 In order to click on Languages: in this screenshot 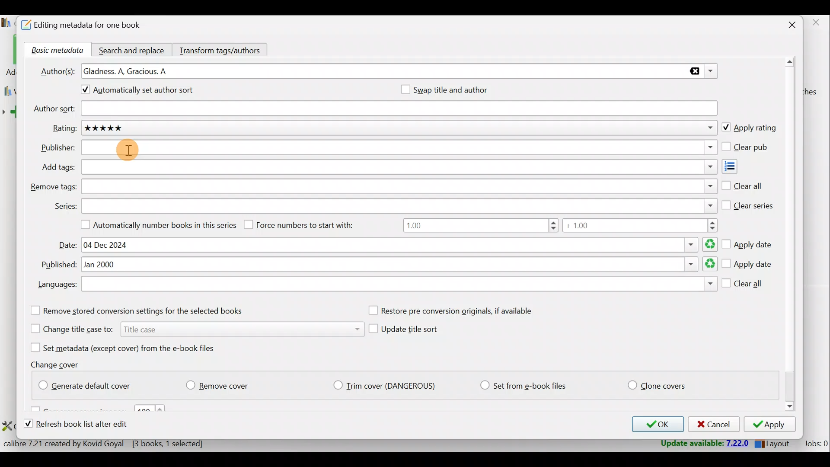, I will do `click(56, 285)`.